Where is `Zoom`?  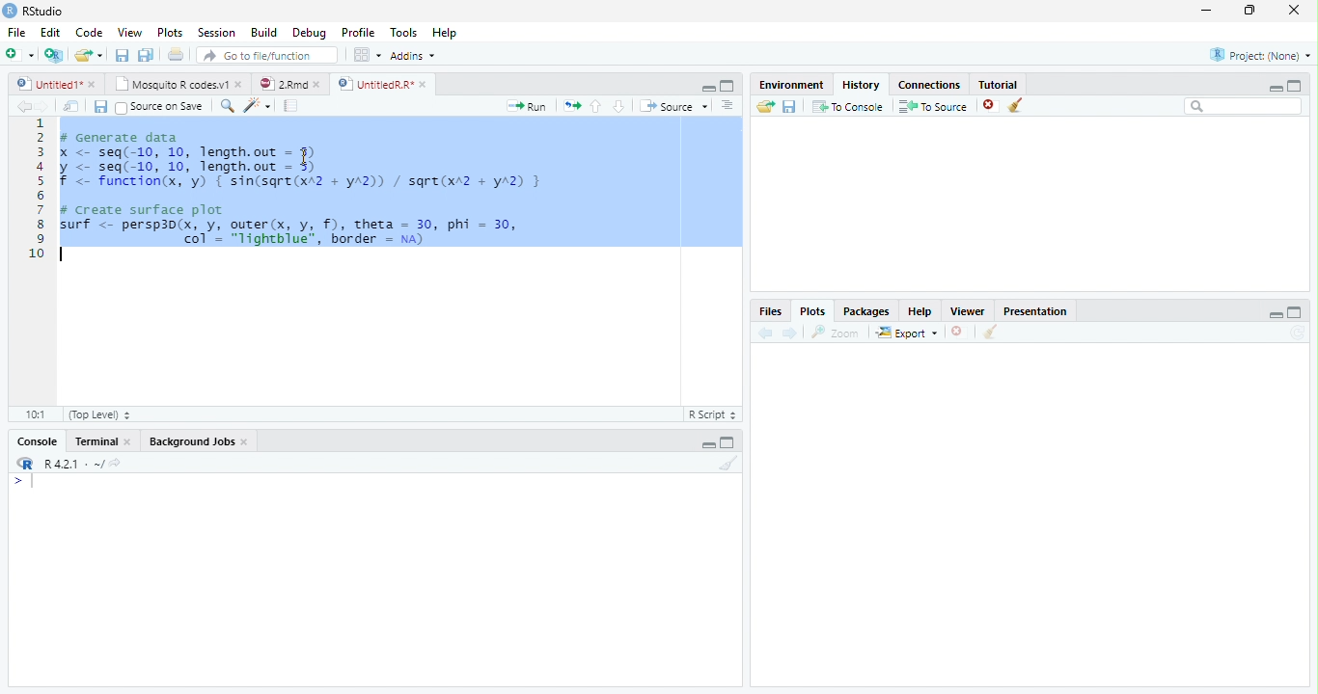 Zoom is located at coordinates (835, 333).